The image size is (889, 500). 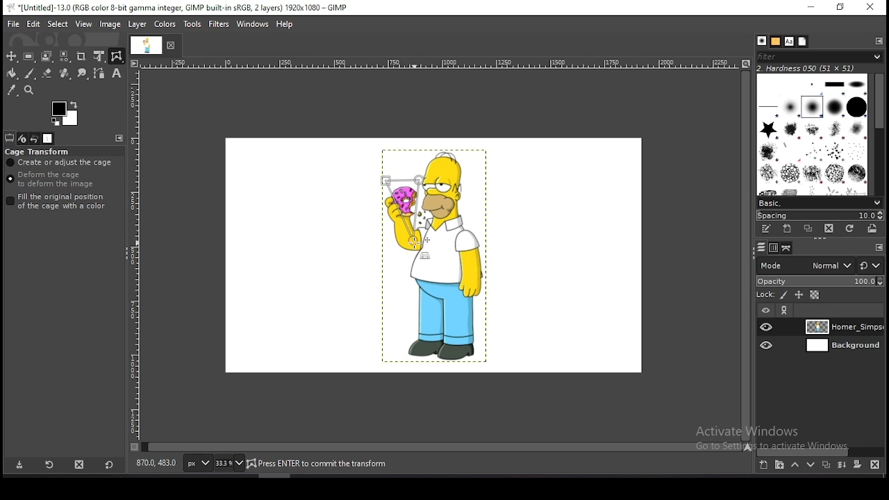 I want to click on filters, so click(x=219, y=24).